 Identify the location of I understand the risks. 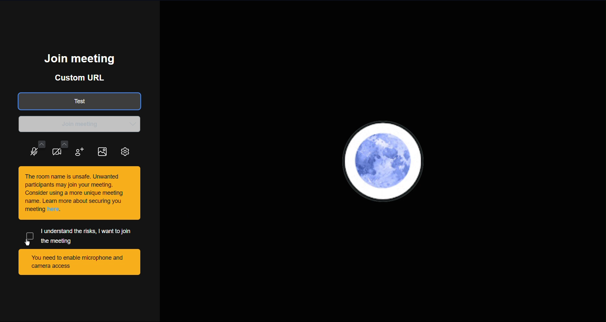
(87, 235).